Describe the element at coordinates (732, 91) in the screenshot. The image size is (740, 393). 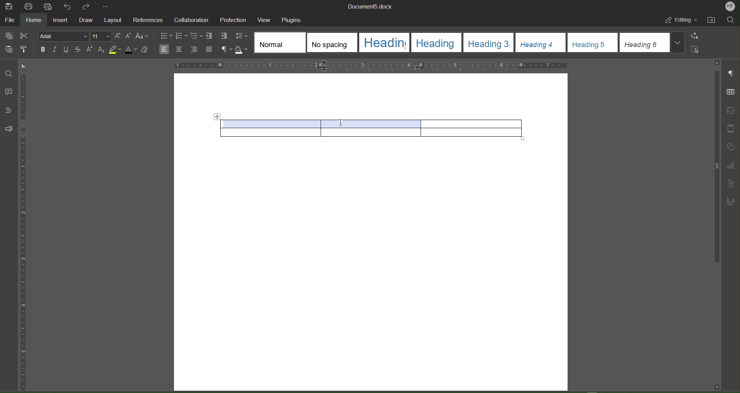
I see `Table Settings` at that location.